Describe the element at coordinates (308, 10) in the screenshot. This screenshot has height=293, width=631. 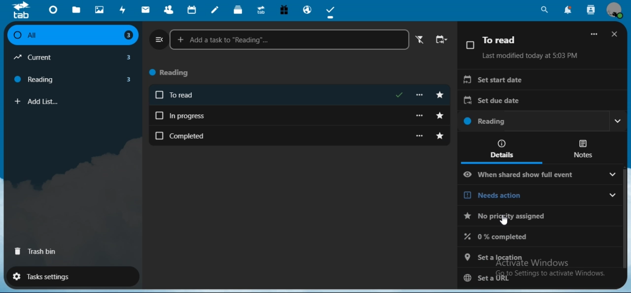
I see `email hosting` at that location.